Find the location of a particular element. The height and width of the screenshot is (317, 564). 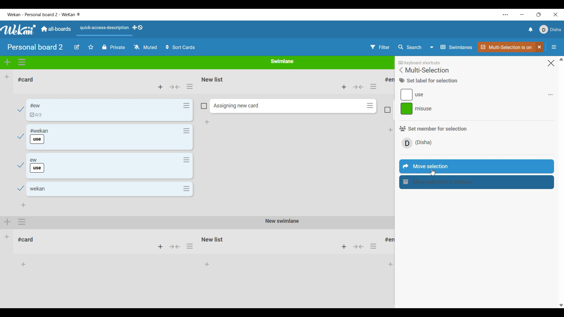

Swimlane actions is located at coordinates (22, 62).